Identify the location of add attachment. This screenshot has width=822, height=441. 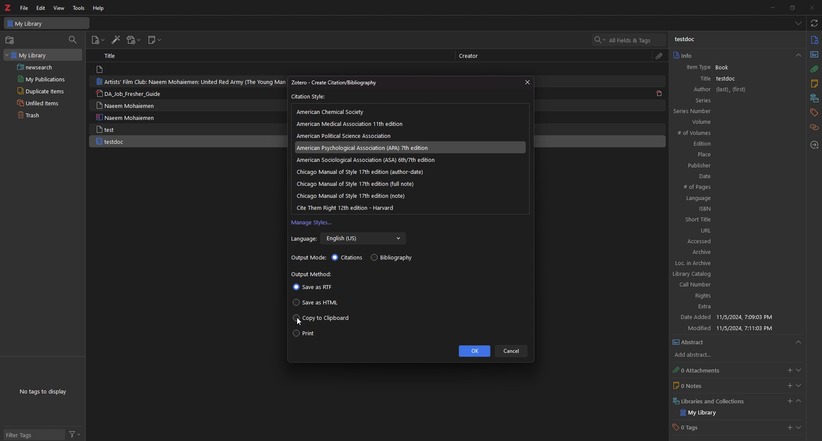
(133, 40).